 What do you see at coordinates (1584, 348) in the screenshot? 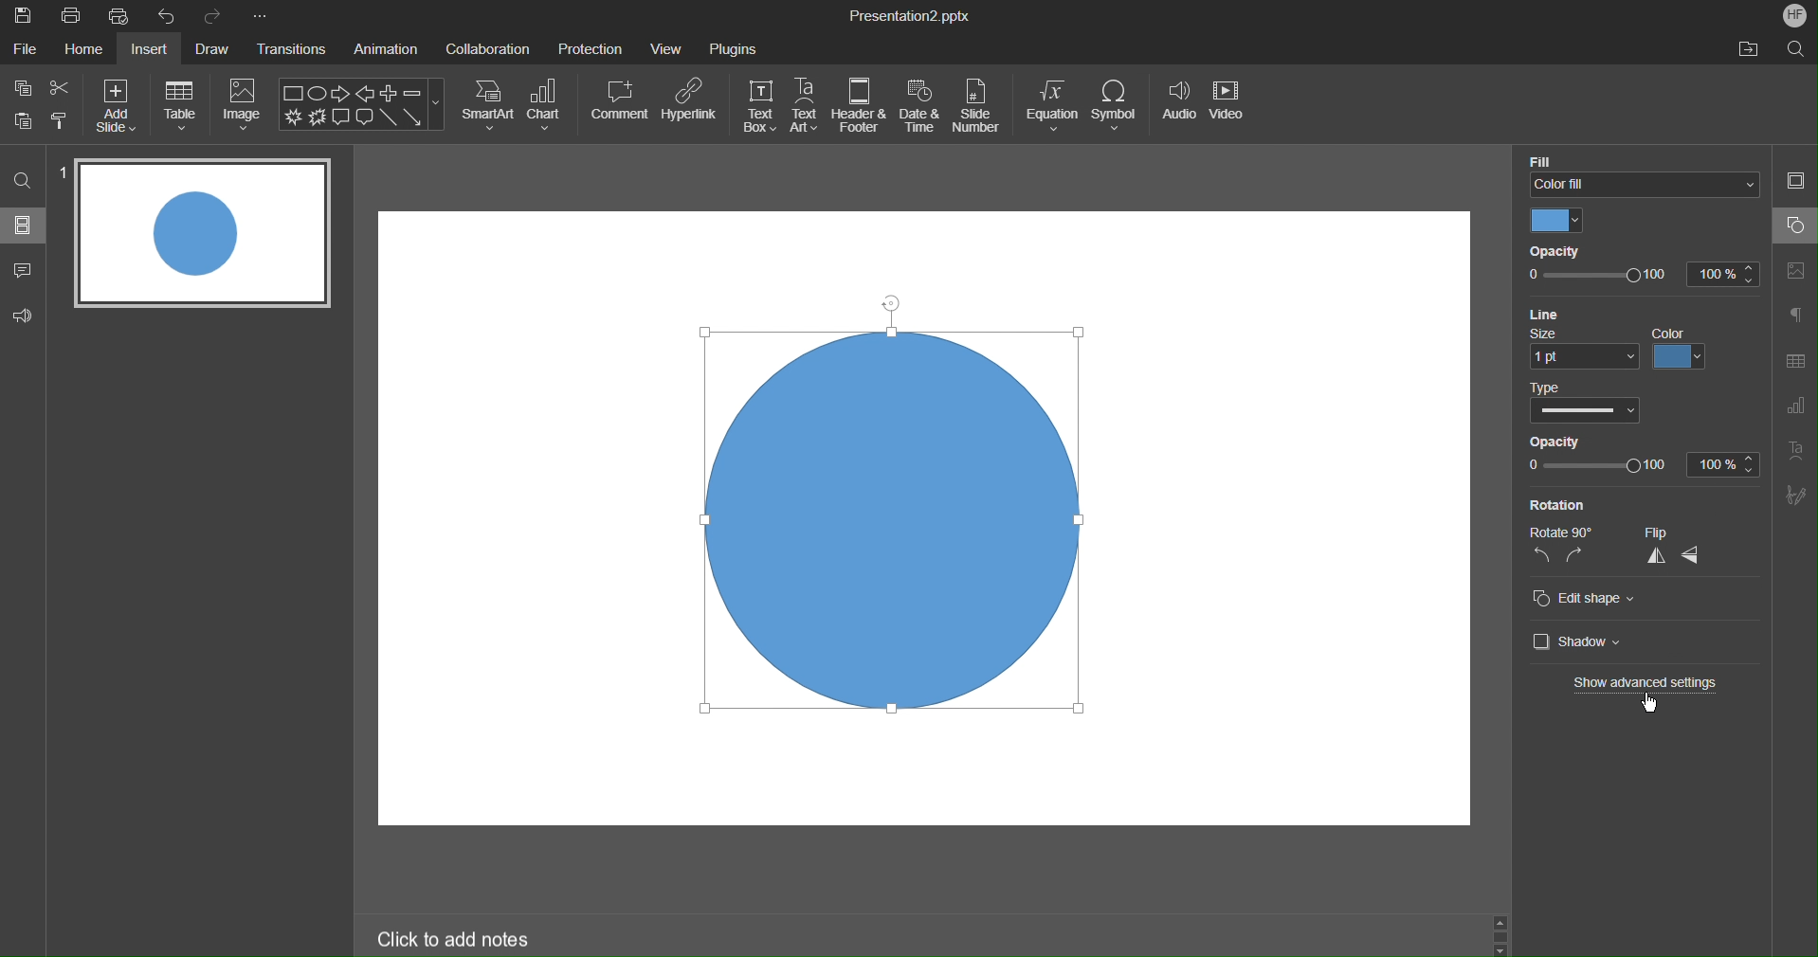
I see `size` at bounding box center [1584, 348].